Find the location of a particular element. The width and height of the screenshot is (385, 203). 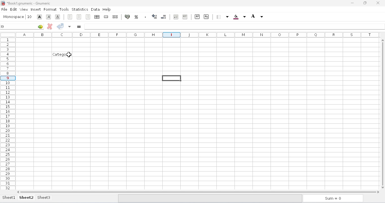

decrease the number of decimals displayed is located at coordinates (164, 17).